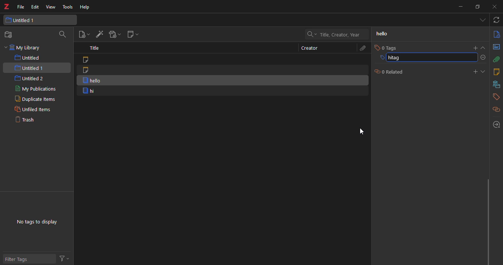 The image size is (503, 265). What do you see at coordinates (495, 124) in the screenshot?
I see `locate` at bounding box center [495, 124].